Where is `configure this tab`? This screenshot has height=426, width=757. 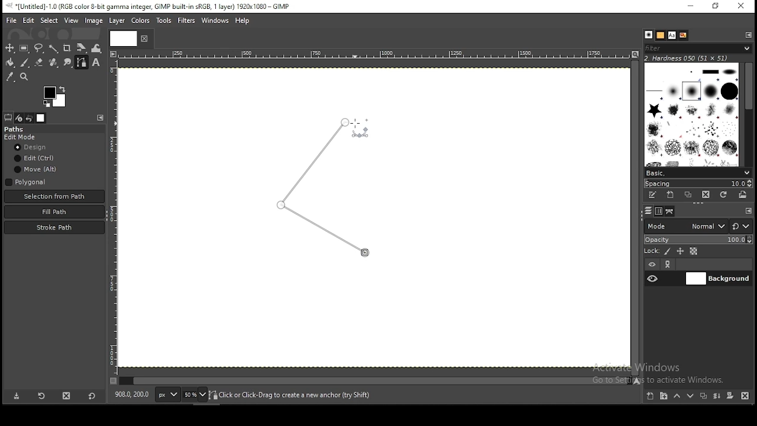 configure this tab is located at coordinates (102, 118).